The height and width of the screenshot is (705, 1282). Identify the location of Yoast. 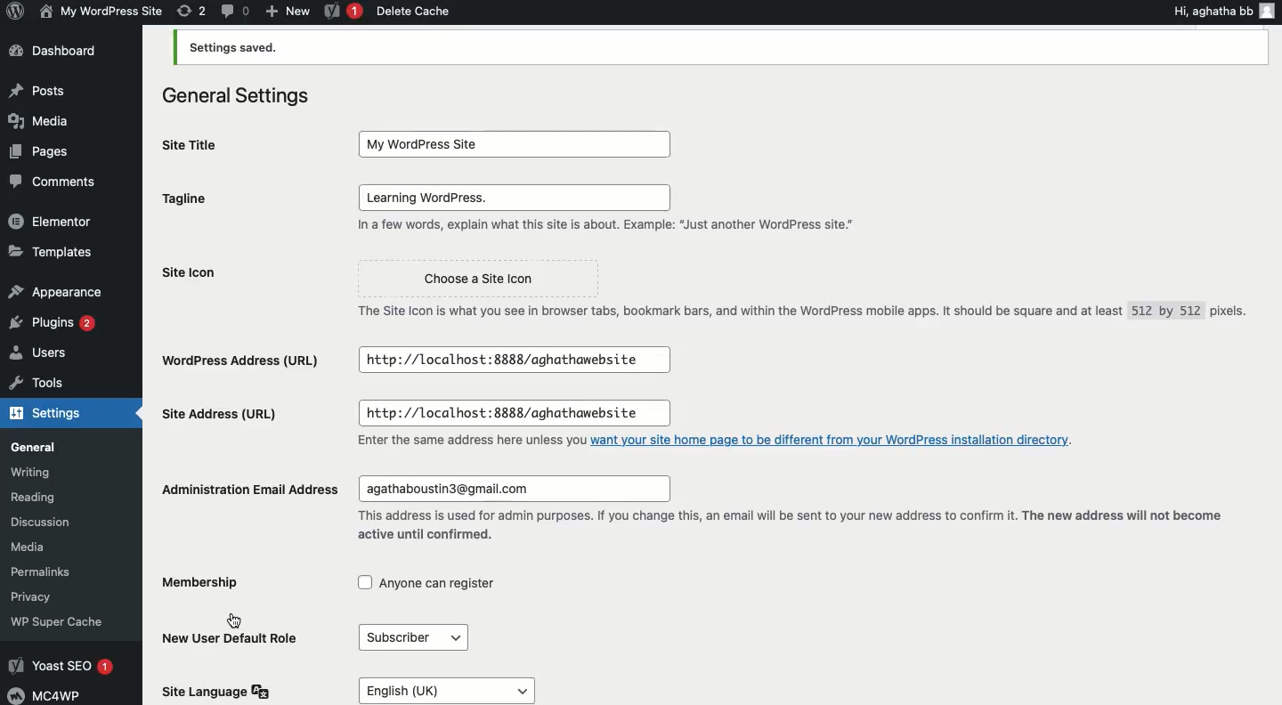
(340, 12).